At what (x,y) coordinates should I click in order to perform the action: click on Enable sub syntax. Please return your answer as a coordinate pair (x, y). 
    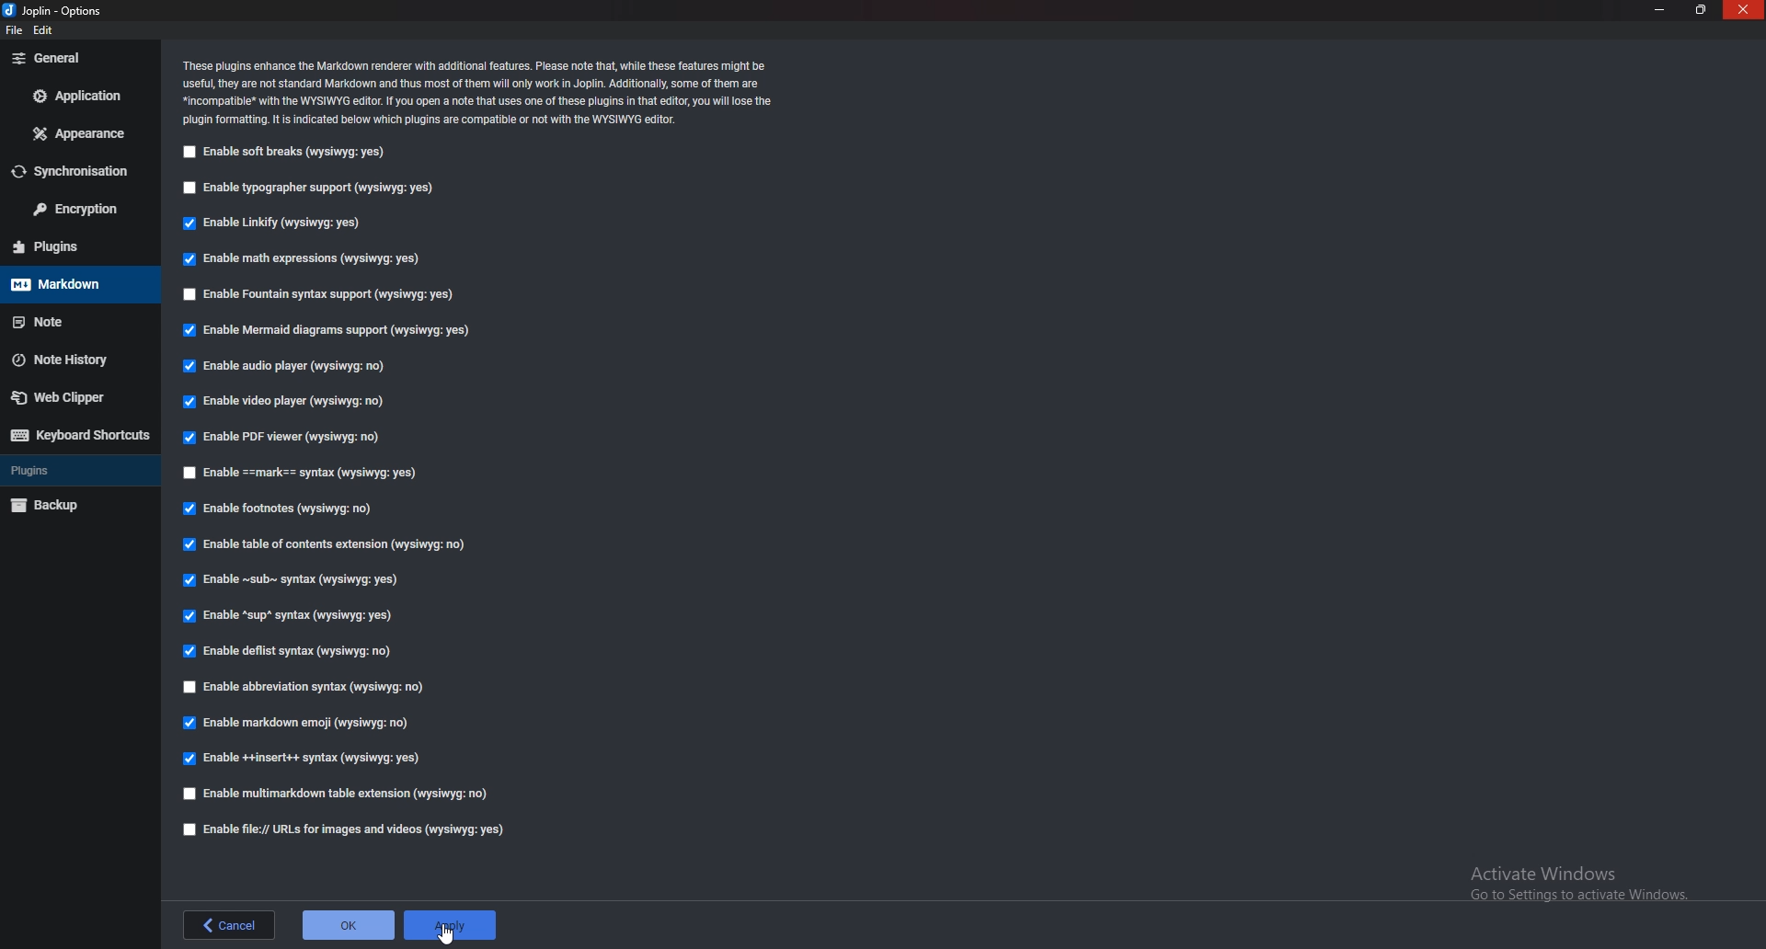
    Looking at the image, I should click on (290, 579).